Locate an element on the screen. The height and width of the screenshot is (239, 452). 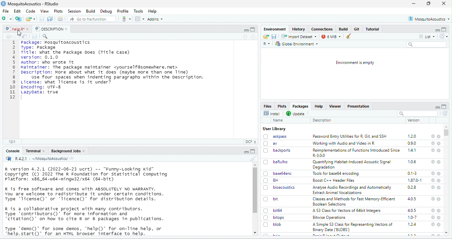
help is located at coordinates (432, 144).